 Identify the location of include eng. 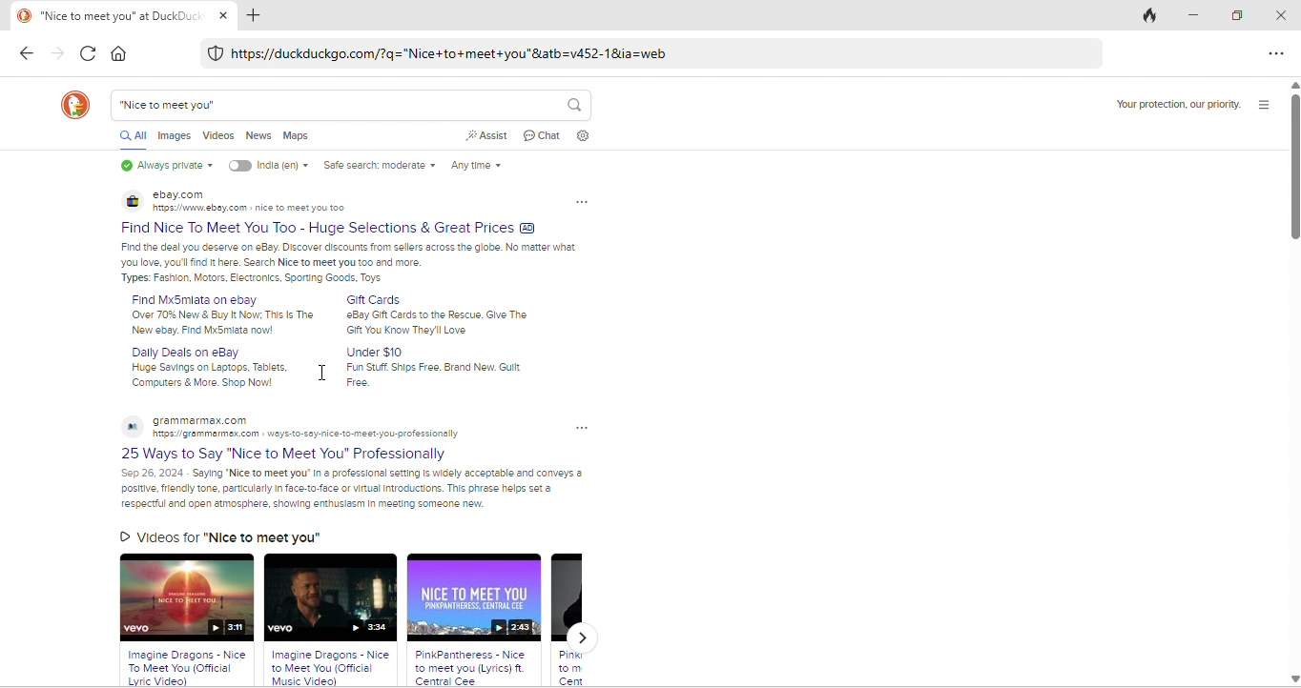
(269, 166).